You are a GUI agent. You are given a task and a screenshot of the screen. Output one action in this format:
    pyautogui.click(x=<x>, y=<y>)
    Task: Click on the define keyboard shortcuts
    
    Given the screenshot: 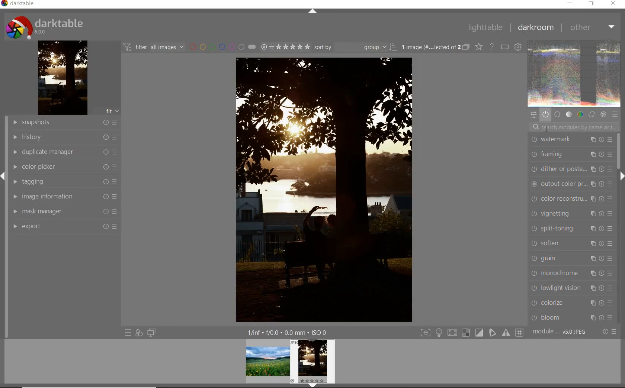 What is the action you would take?
    pyautogui.click(x=519, y=46)
    